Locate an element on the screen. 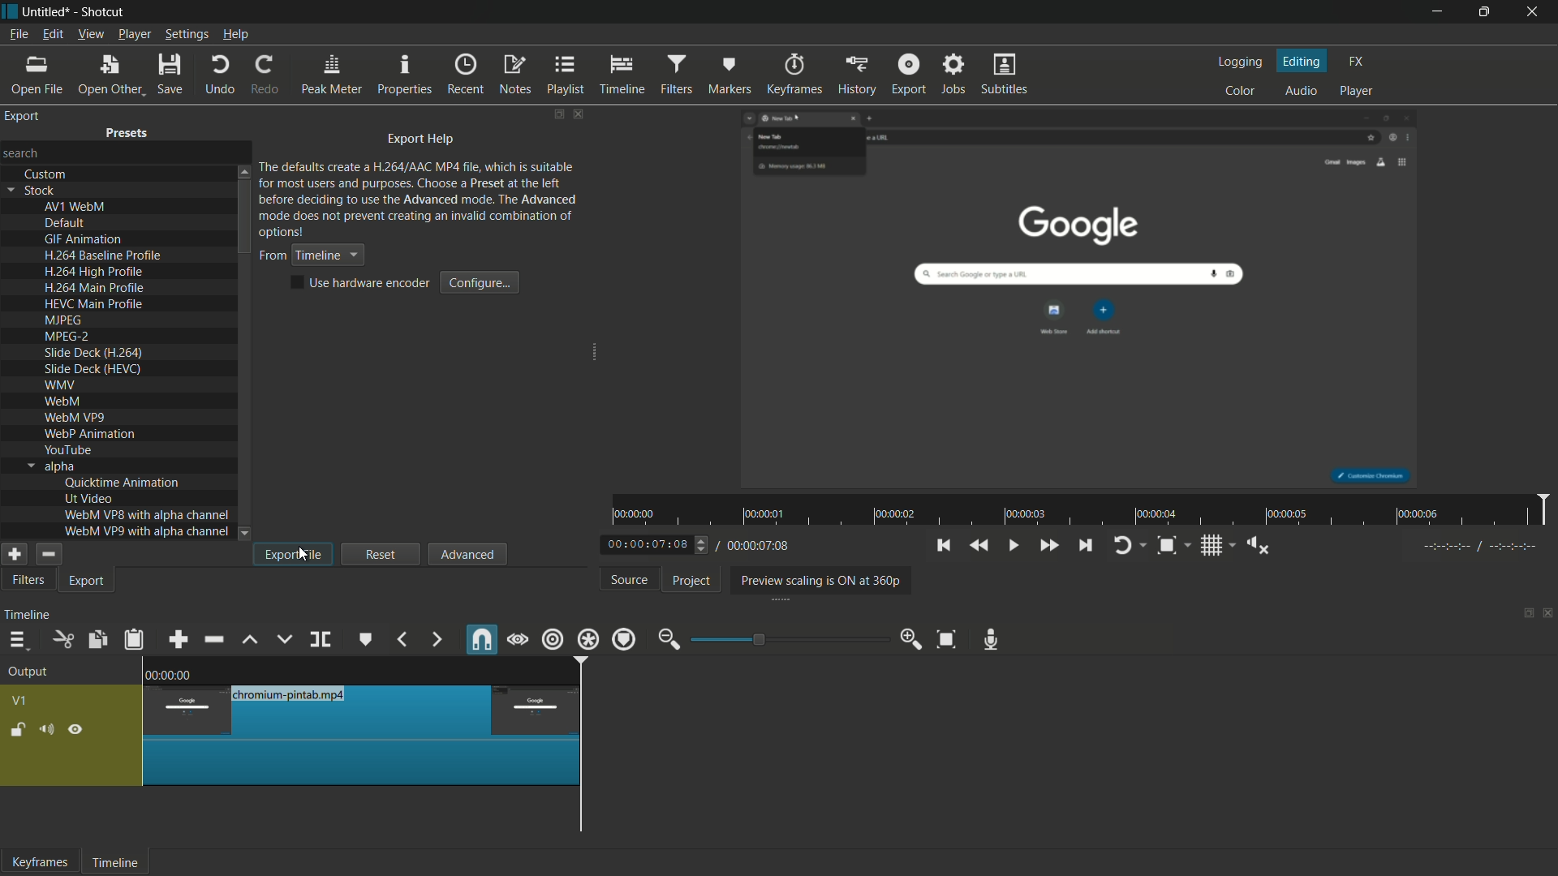  scroll bar is located at coordinates (727, 839).